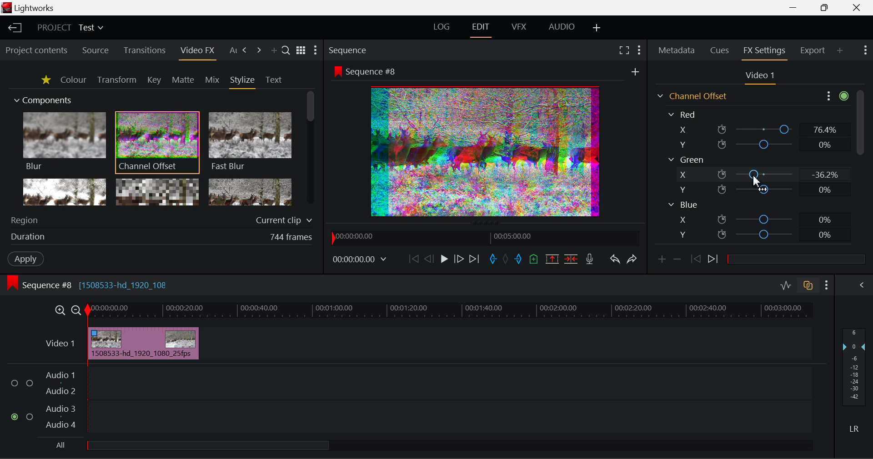  What do you see at coordinates (63, 191) in the screenshot?
I see `Glow` at bounding box center [63, 191].